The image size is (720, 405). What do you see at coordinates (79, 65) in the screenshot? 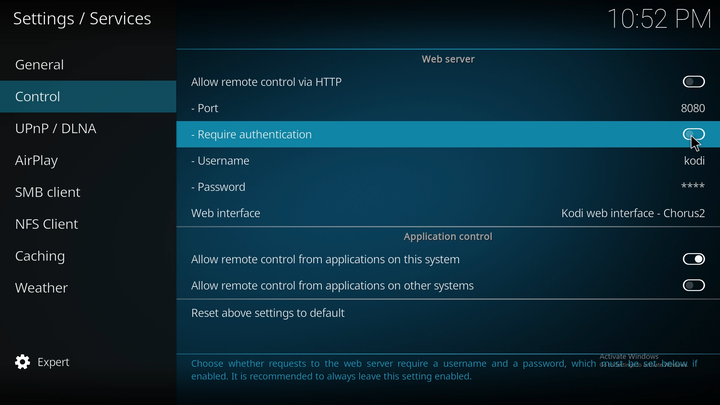
I see `general` at bounding box center [79, 65].